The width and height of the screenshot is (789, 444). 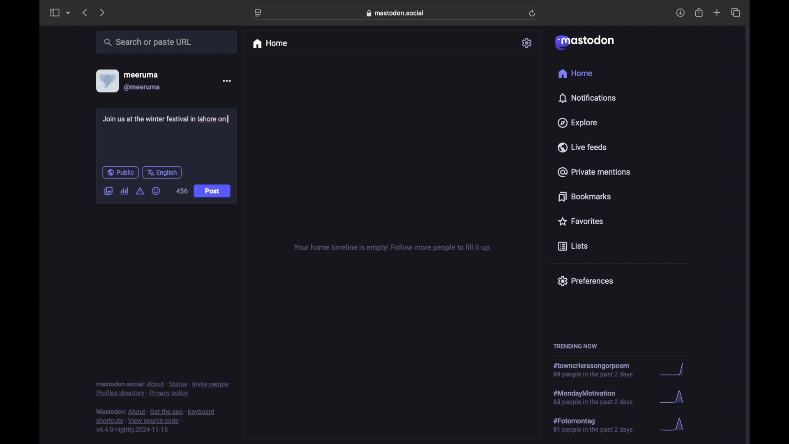 I want to click on new tab, so click(x=717, y=12).